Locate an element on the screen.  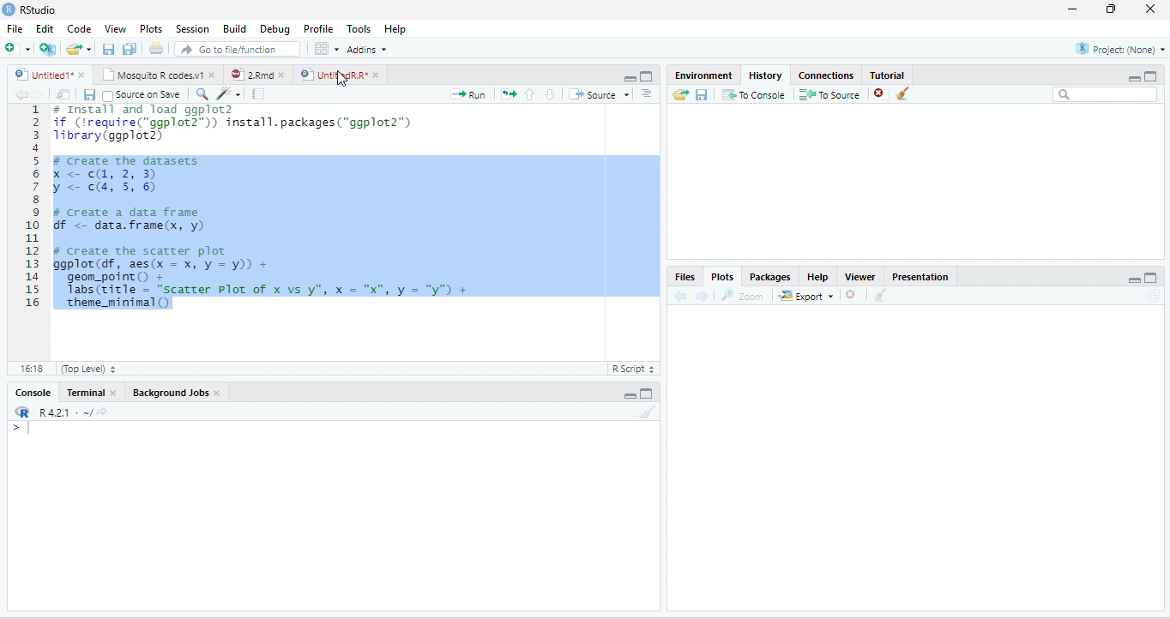
To Console is located at coordinates (754, 95).